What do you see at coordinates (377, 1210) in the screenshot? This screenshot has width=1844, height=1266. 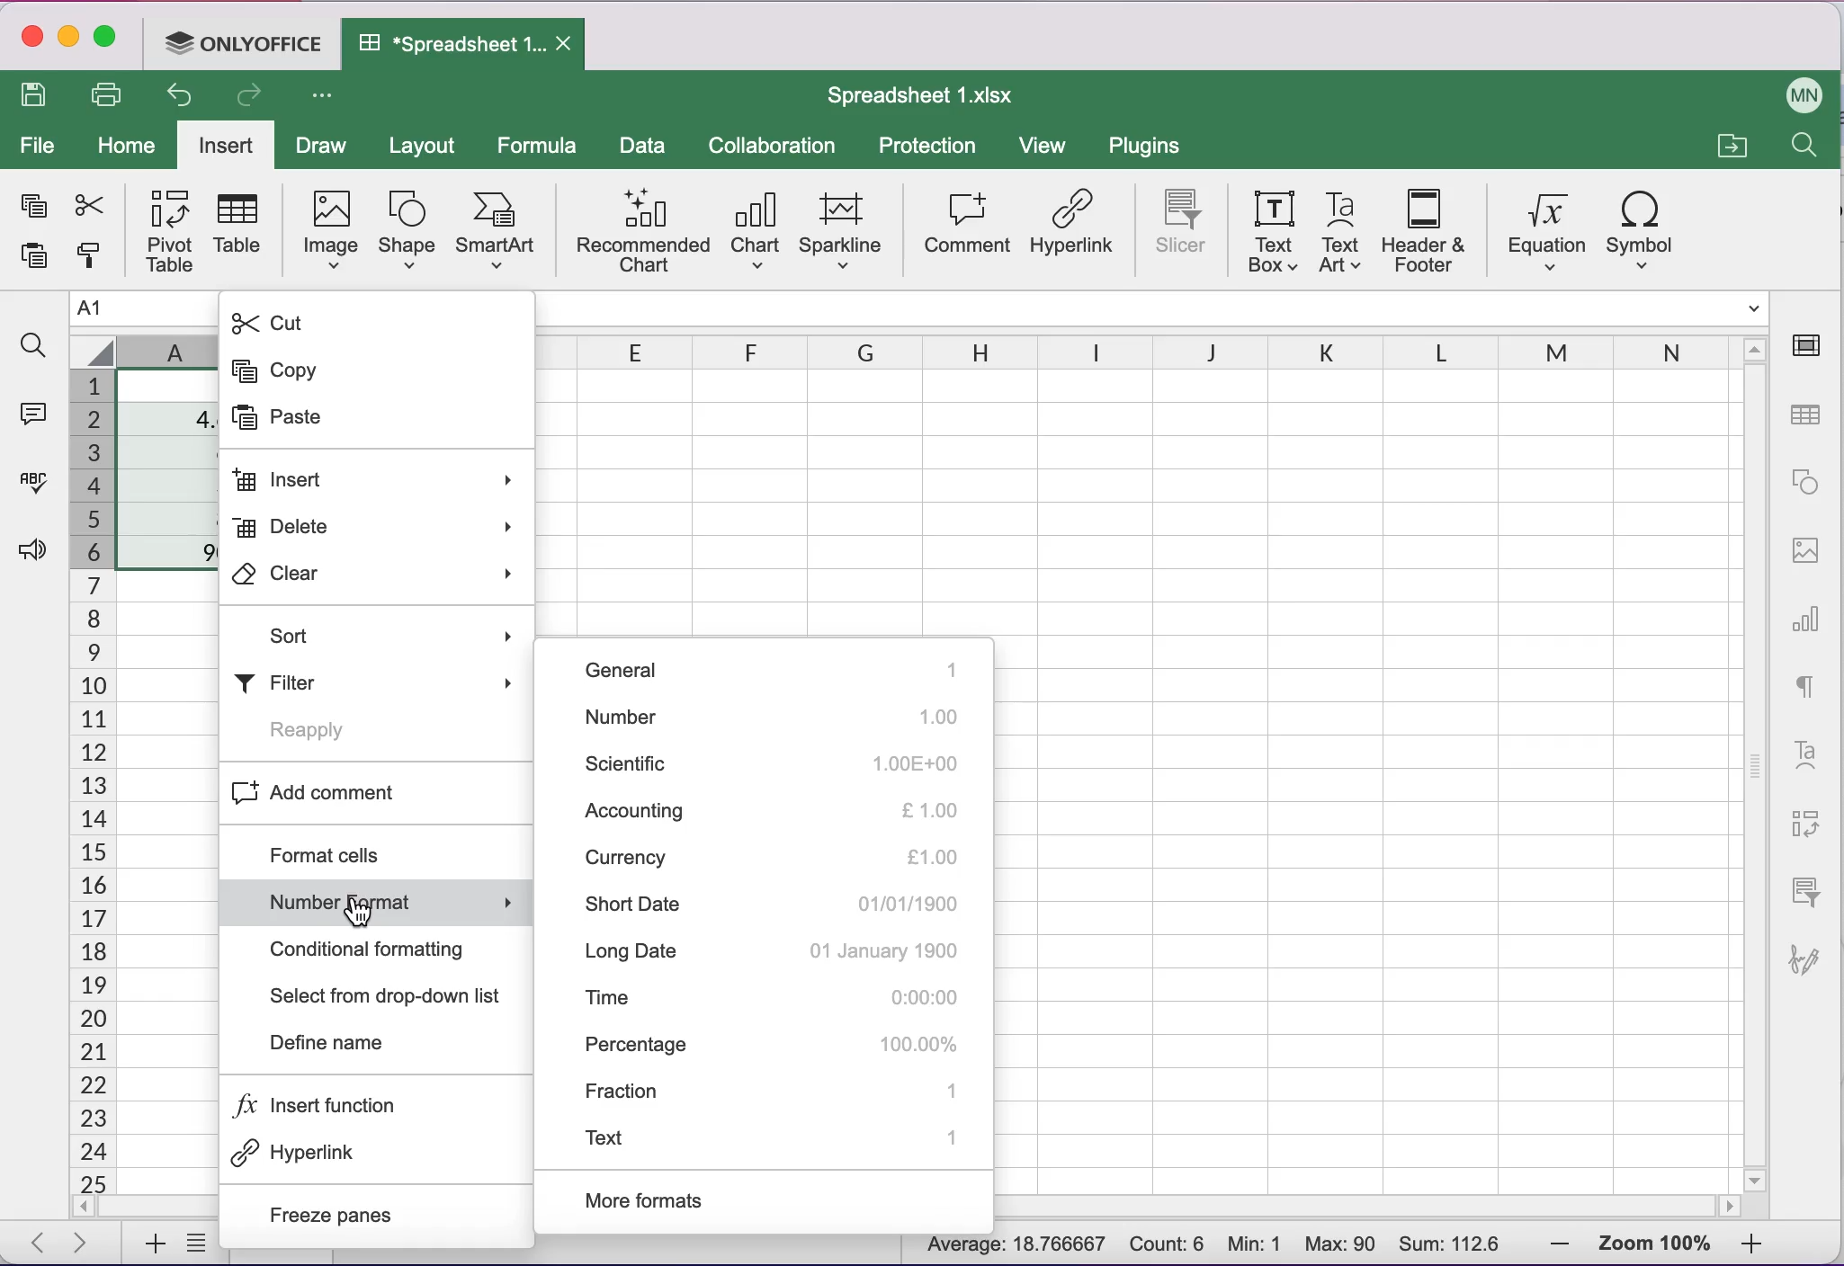 I see `Freeze panes` at bounding box center [377, 1210].